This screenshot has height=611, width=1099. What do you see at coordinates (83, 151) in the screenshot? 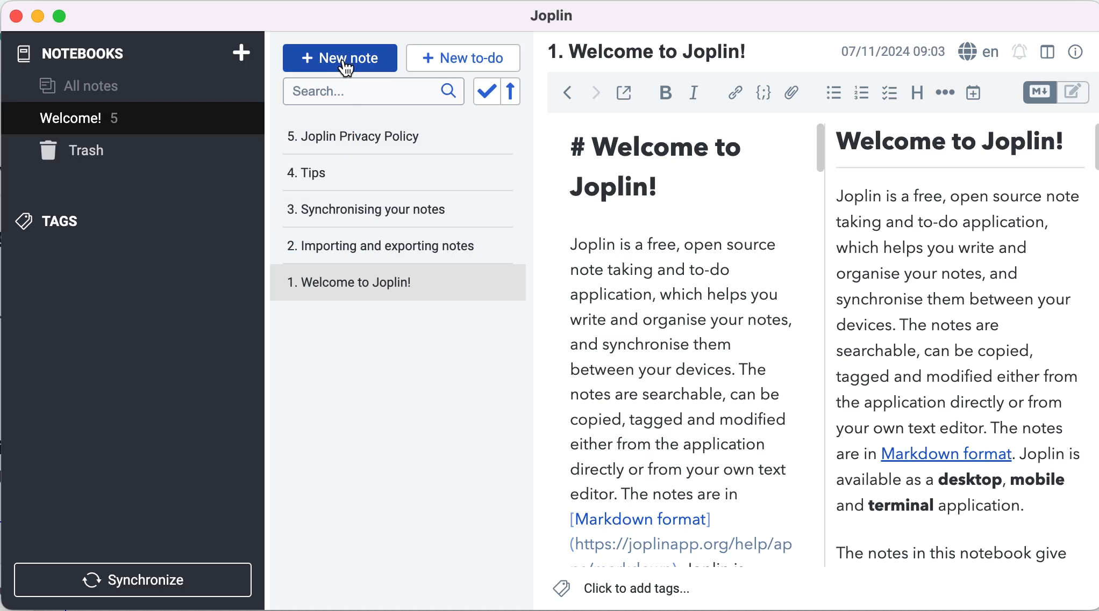
I see `trash` at bounding box center [83, 151].